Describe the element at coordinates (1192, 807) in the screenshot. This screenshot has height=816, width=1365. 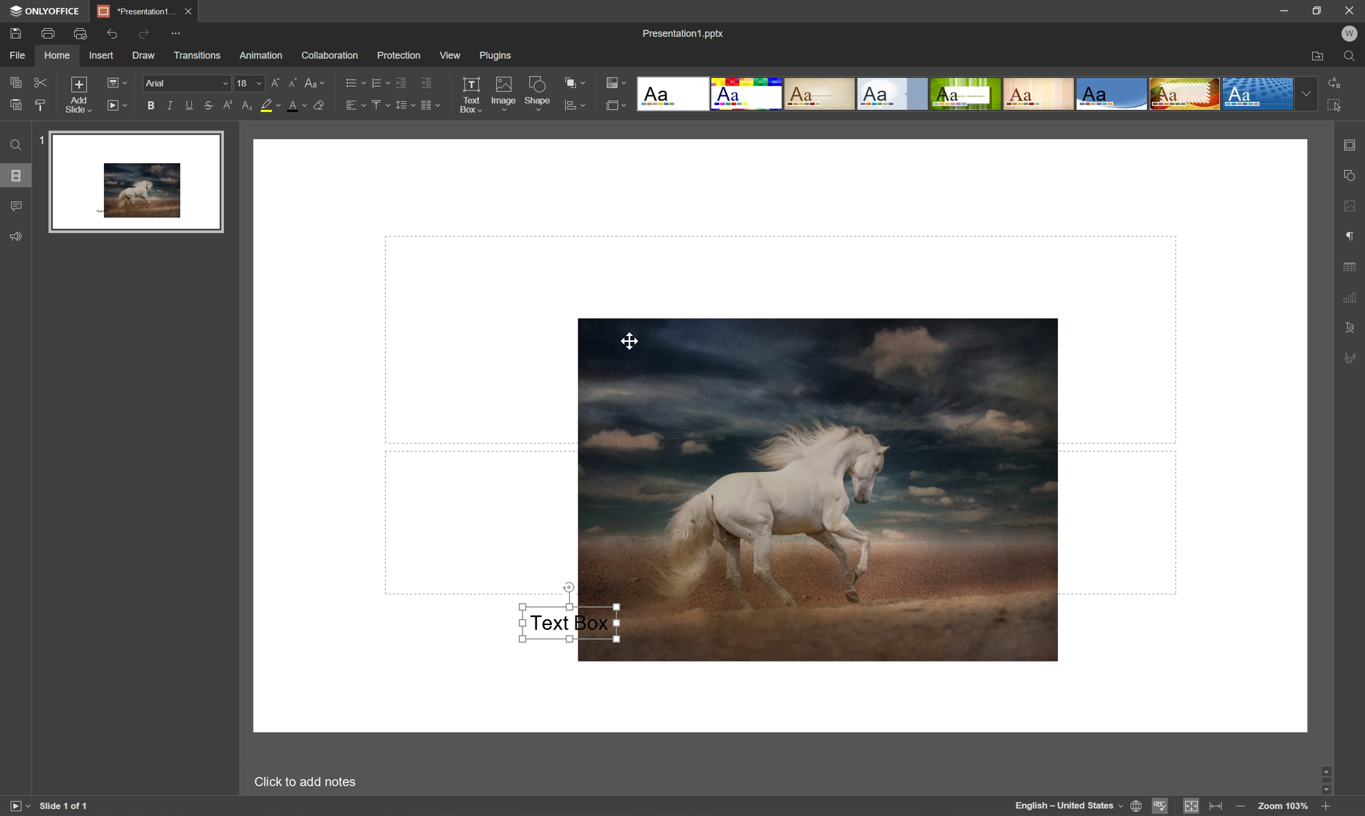
I see `Fit to slide` at that location.